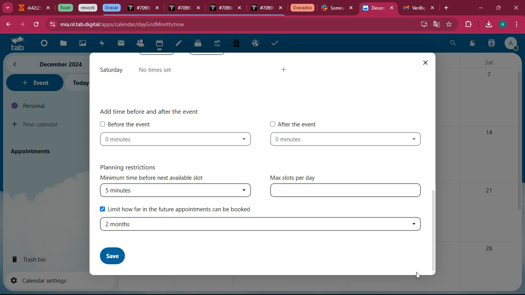  I want to click on desktop, so click(423, 23).